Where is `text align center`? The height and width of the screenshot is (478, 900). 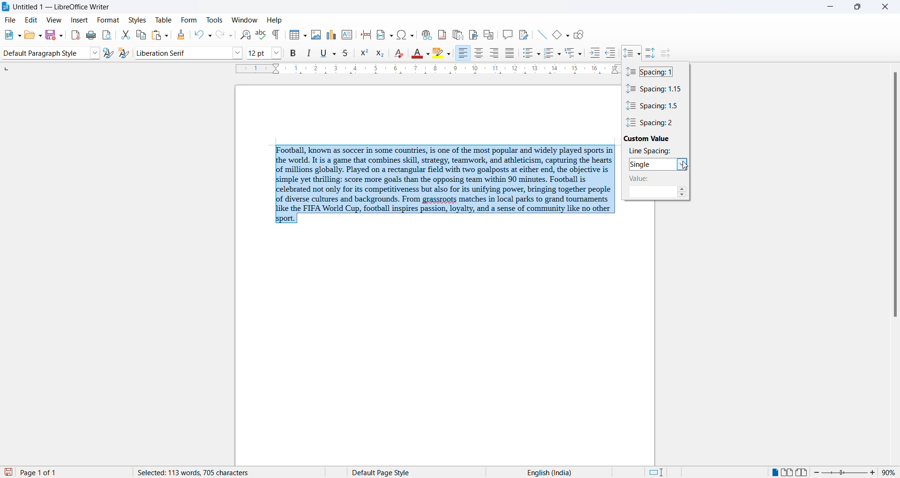 text align center is located at coordinates (495, 53).